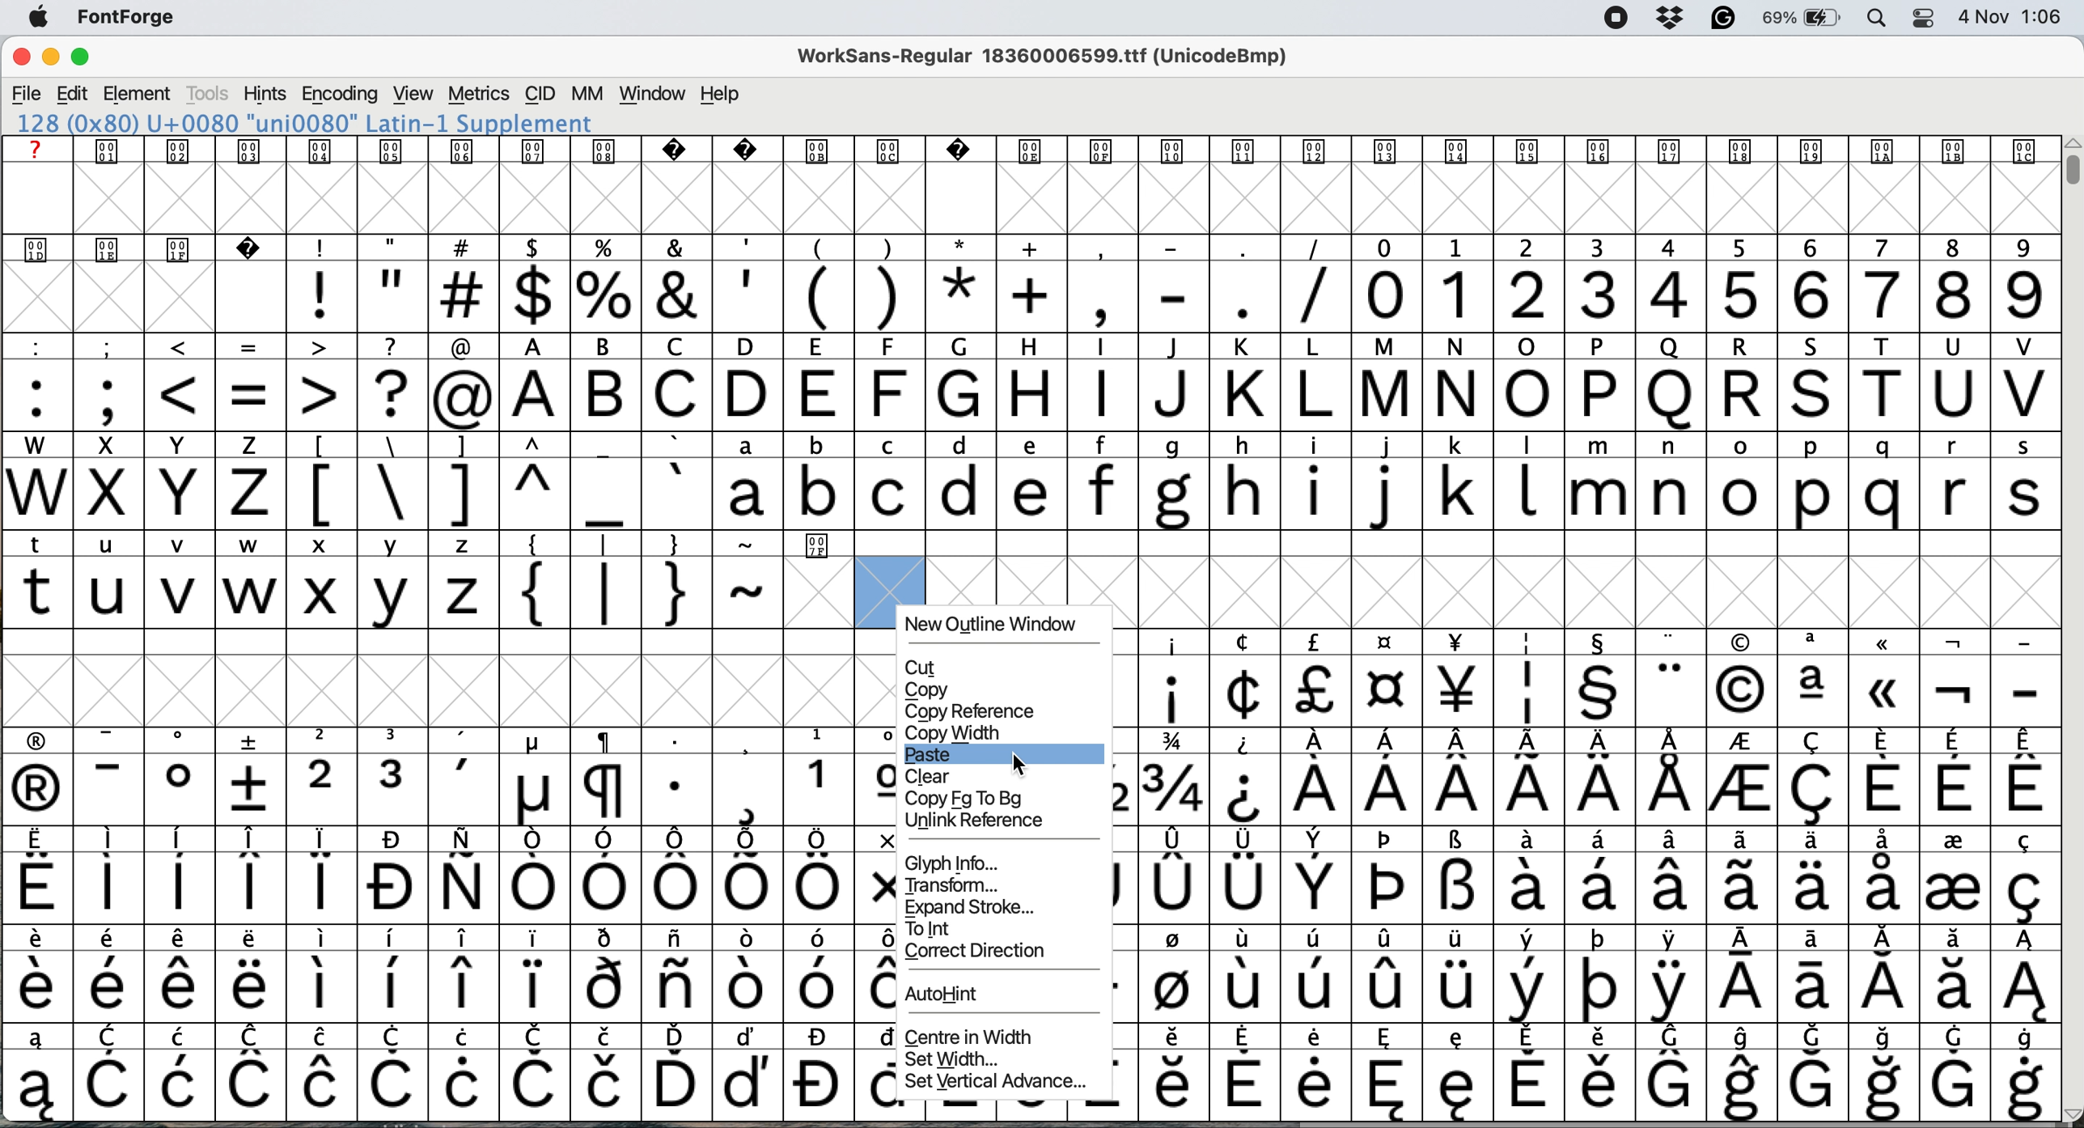 The width and height of the screenshot is (2084, 1128). What do you see at coordinates (944, 931) in the screenshot?
I see `to int` at bounding box center [944, 931].